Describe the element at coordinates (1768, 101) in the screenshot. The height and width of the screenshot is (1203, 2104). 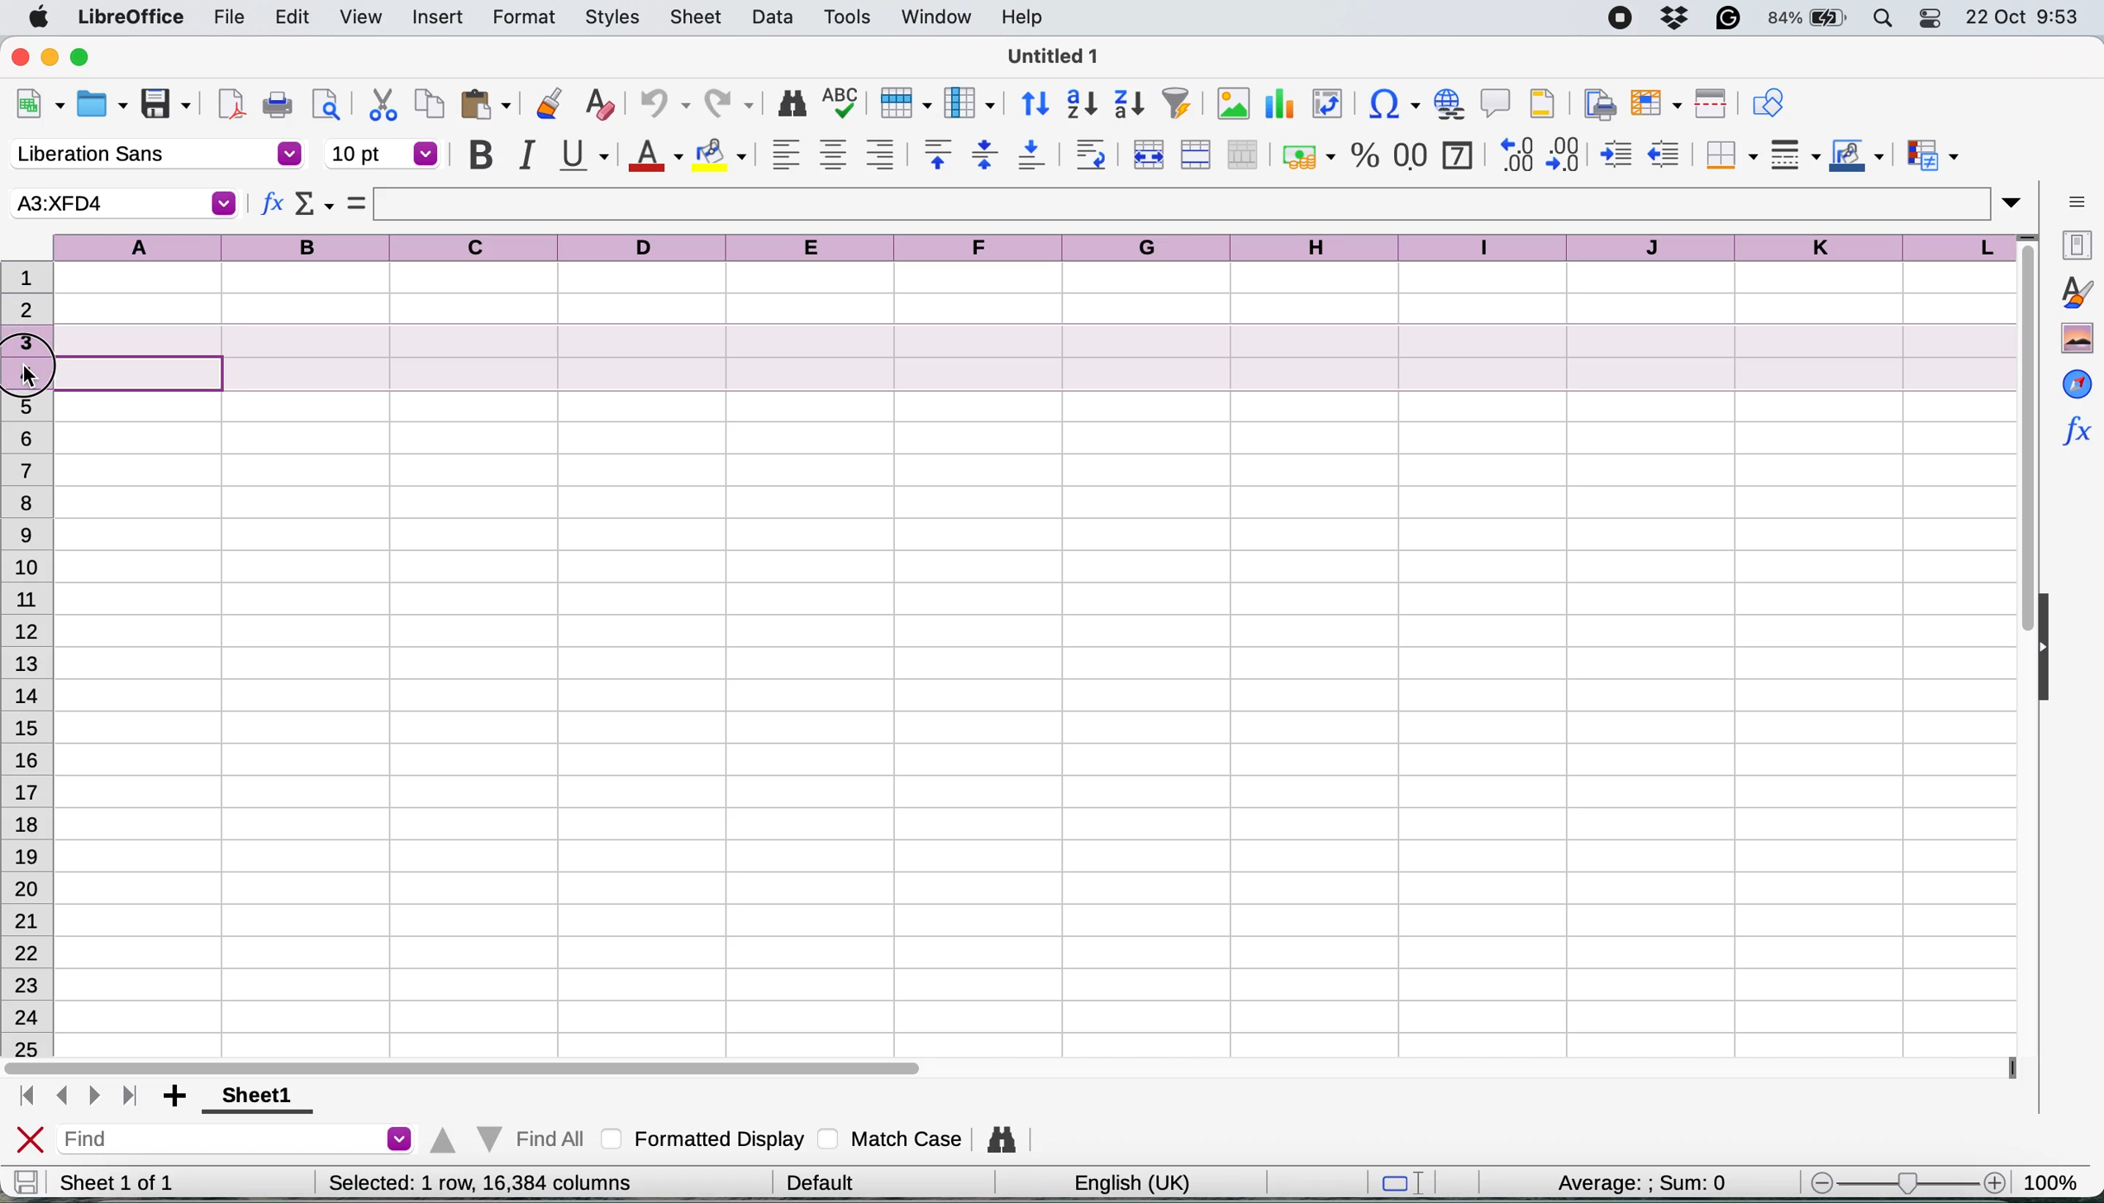
I see `show draw functions` at that location.